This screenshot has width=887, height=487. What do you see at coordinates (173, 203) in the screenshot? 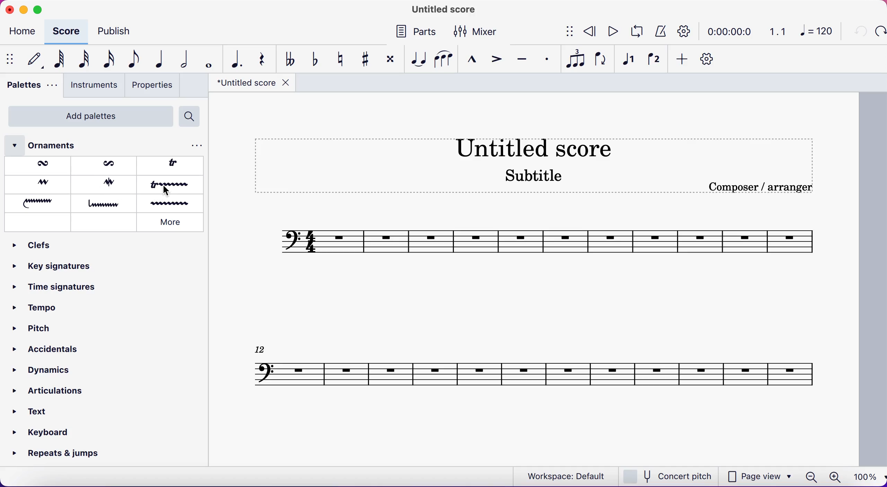
I see `vibrato or shake` at bounding box center [173, 203].